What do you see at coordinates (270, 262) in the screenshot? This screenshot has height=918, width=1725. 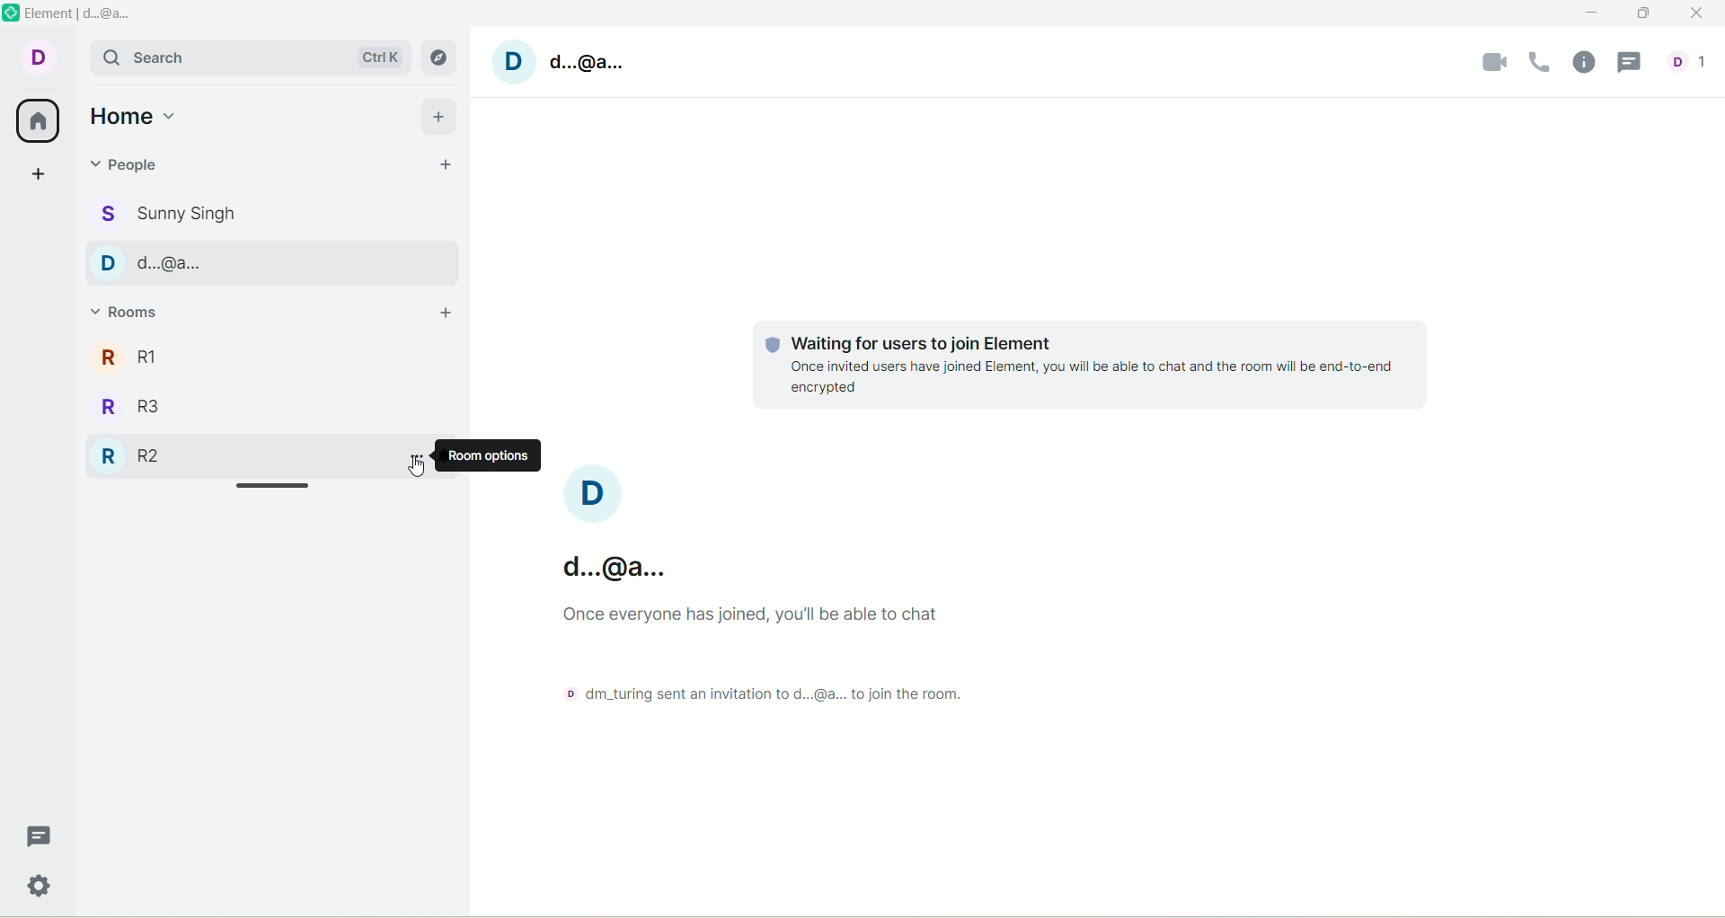 I see `d...@...` at bounding box center [270, 262].